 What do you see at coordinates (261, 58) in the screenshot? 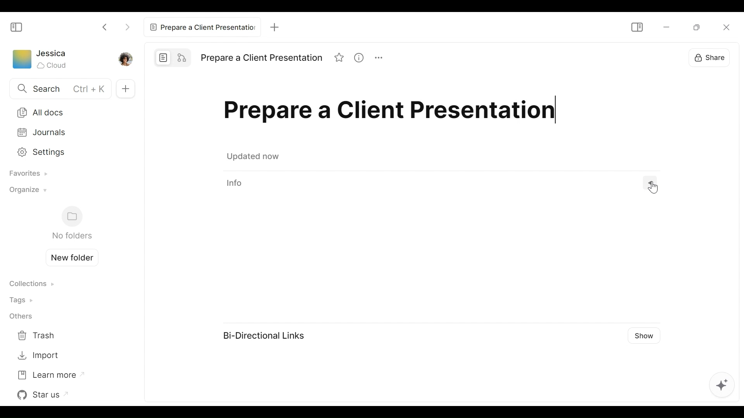
I see `Title` at bounding box center [261, 58].